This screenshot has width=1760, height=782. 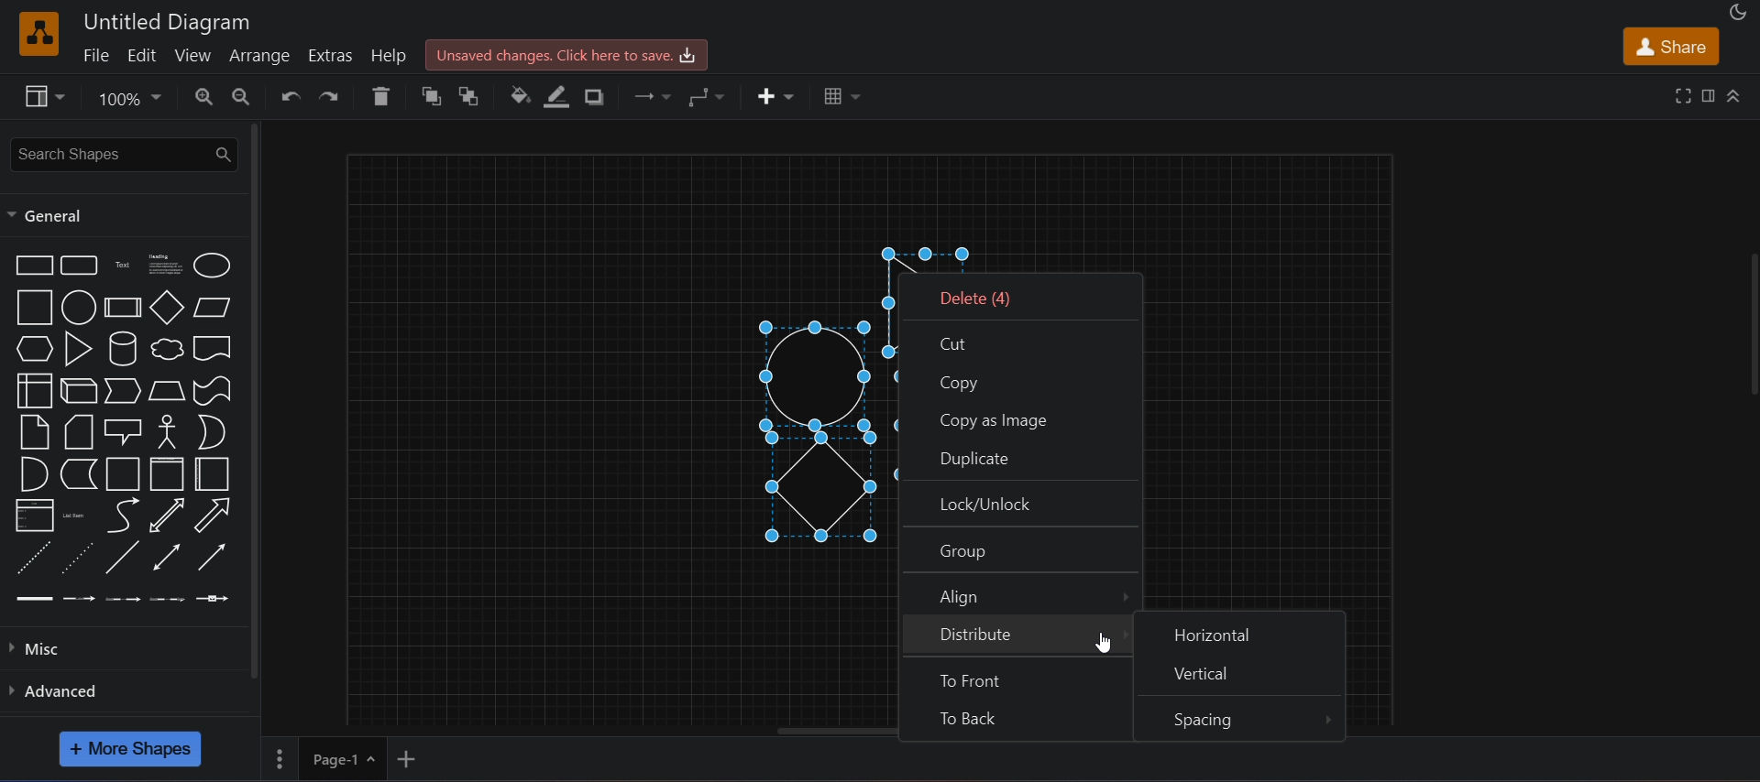 I want to click on hexagon, so click(x=31, y=349).